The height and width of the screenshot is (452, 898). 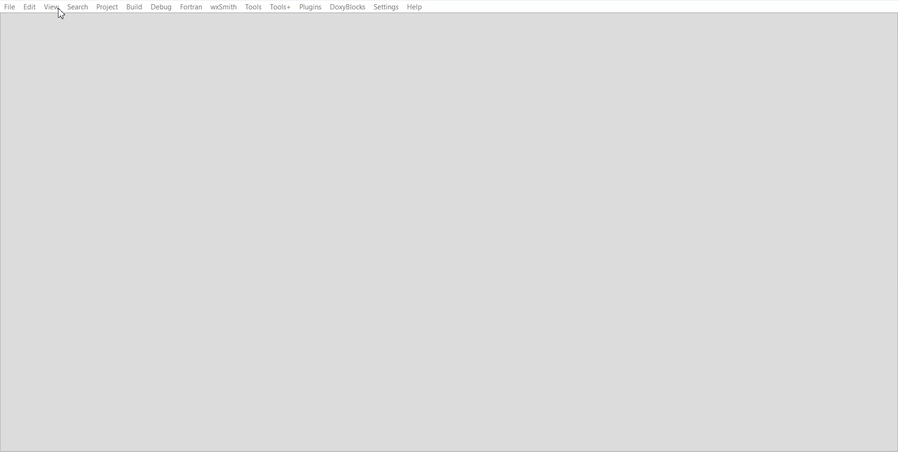 I want to click on Tools, so click(x=253, y=7).